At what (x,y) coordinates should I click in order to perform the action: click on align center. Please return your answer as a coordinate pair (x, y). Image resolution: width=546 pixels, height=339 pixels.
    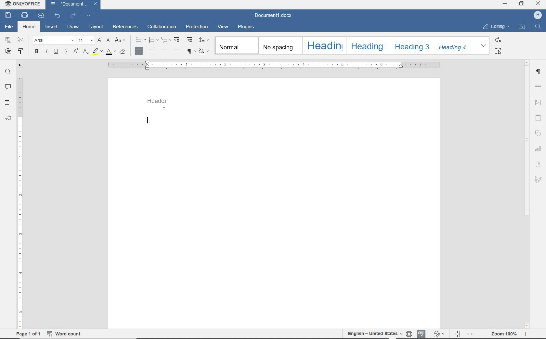
    Looking at the image, I should click on (151, 52).